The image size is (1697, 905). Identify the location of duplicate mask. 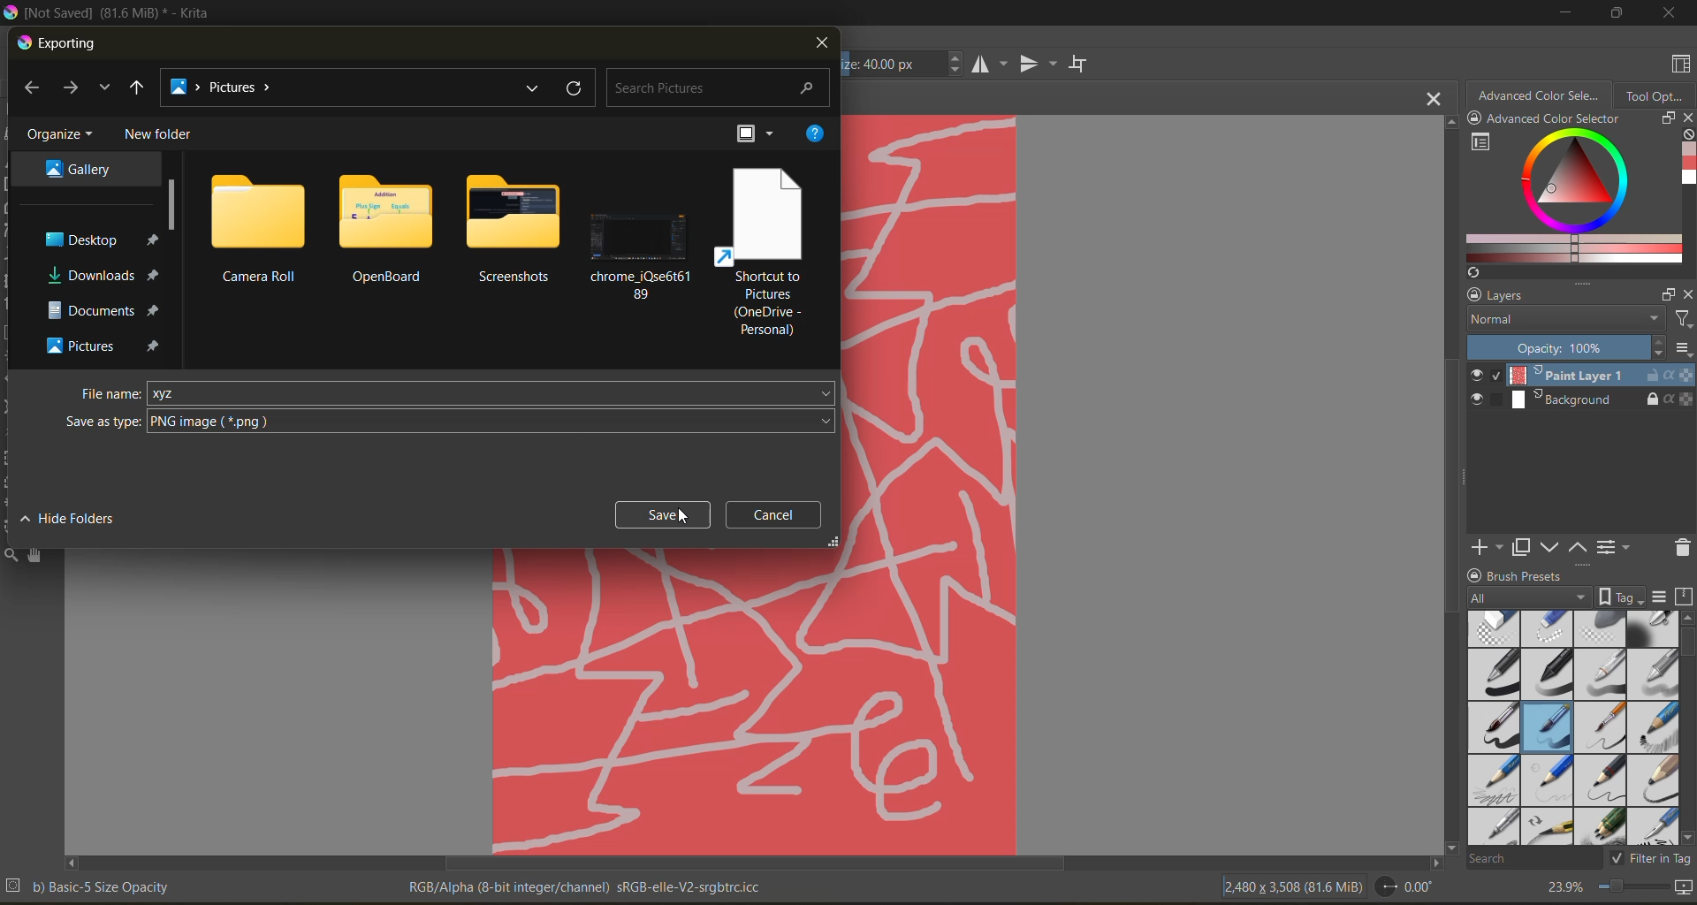
(1521, 548).